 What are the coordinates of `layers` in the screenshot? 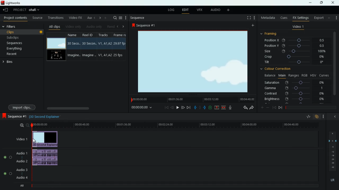 It's located at (332, 152).